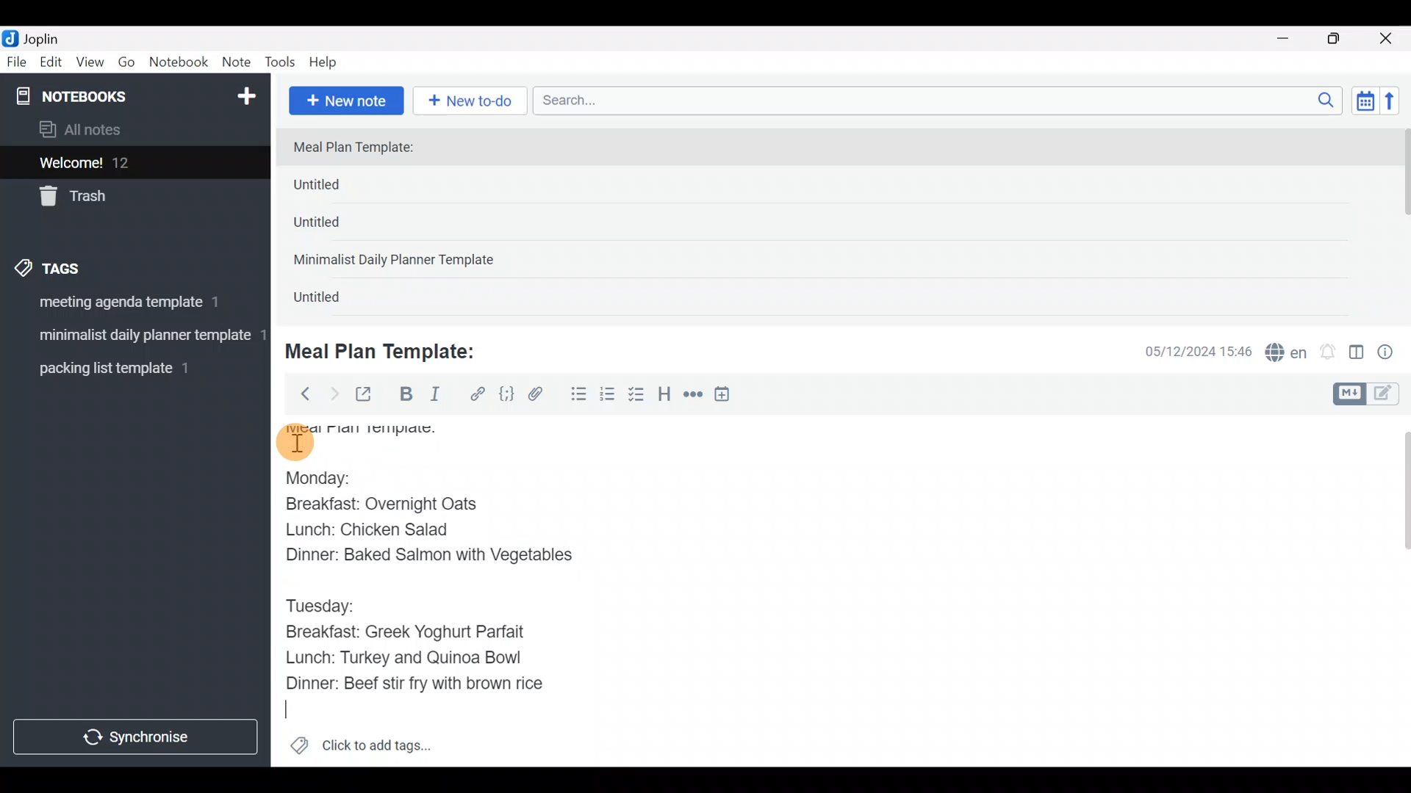 This screenshot has width=1411, height=793. What do you see at coordinates (290, 713) in the screenshot?
I see `text Cursor` at bounding box center [290, 713].